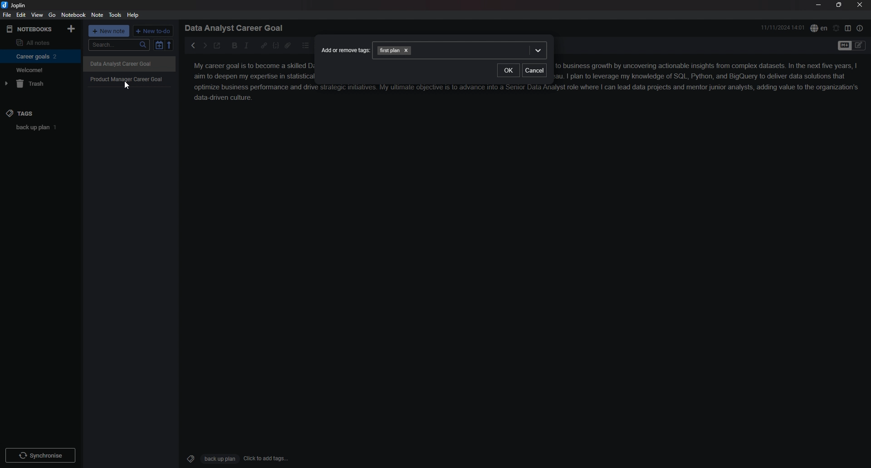  What do you see at coordinates (159, 45) in the screenshot?
I see `toggle sort order` at bounding box center [159, 45].